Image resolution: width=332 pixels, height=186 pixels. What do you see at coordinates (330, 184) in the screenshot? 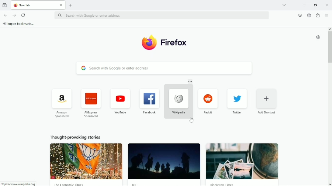
I see `scroll down` at bounding box center [330, 184].